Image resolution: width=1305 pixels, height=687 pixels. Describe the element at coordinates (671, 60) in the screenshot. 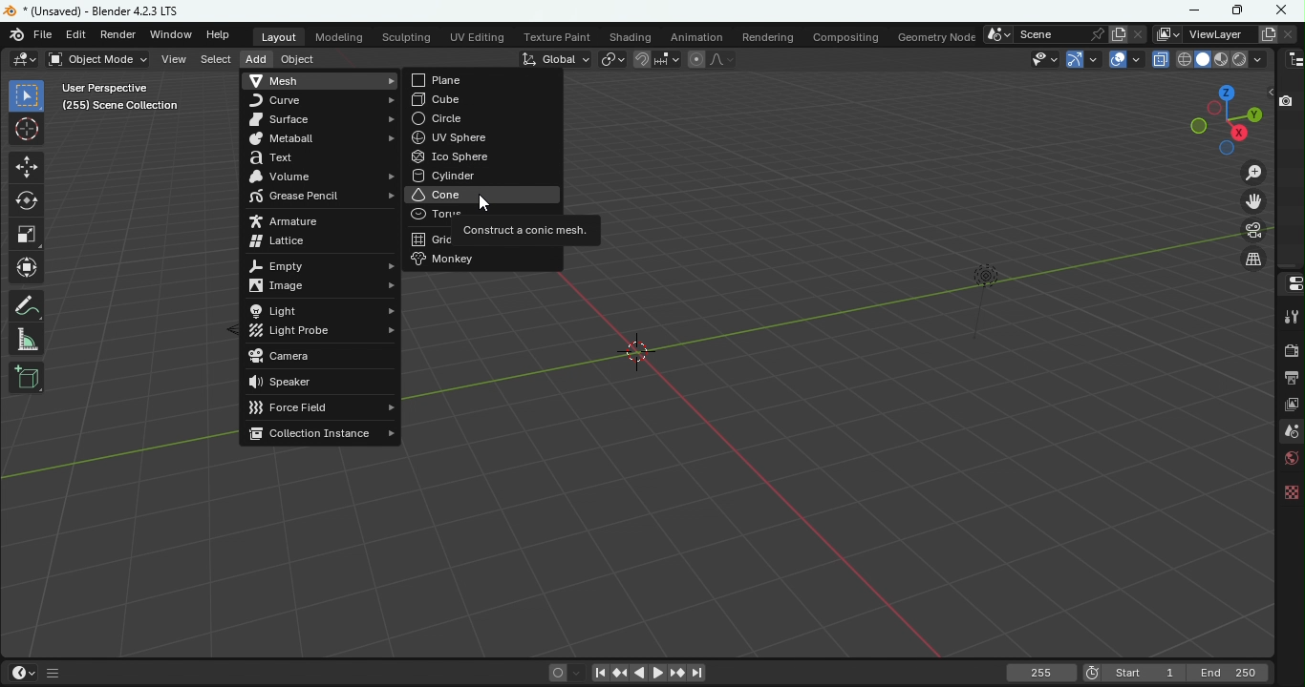

I see `Snapping` at that location.